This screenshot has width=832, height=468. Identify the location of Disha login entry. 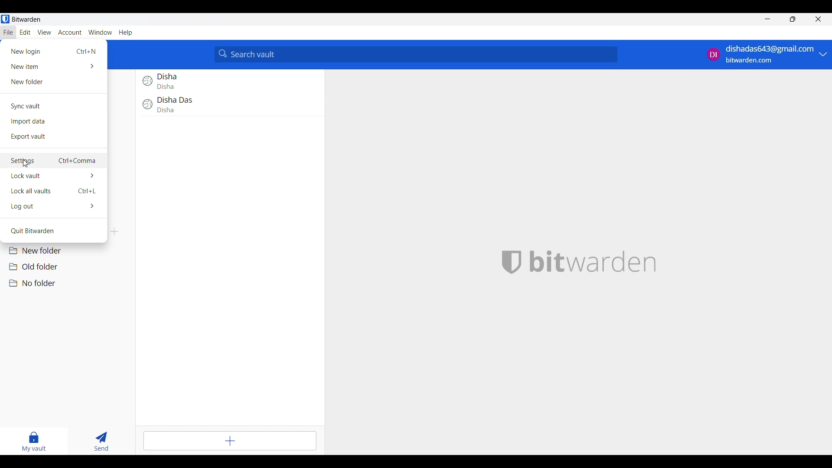
(230, 81).